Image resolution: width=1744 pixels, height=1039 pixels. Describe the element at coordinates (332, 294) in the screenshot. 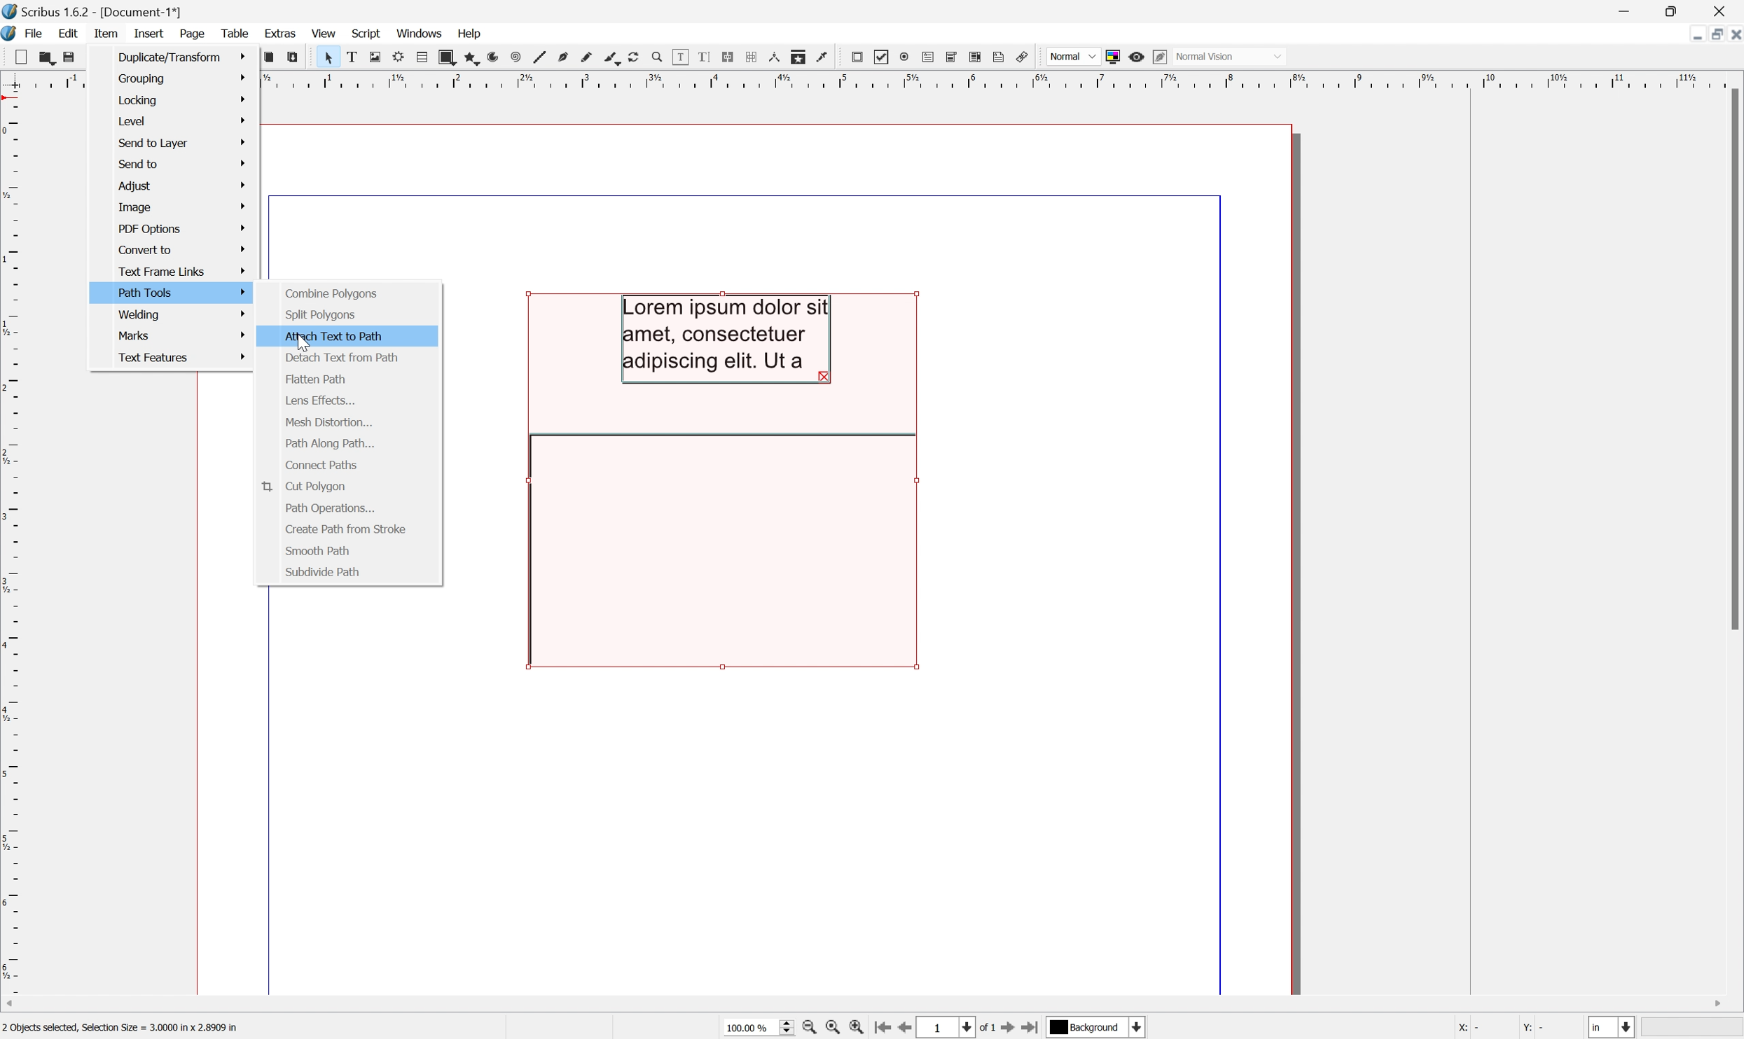

I see `Combine polygons` at that location.